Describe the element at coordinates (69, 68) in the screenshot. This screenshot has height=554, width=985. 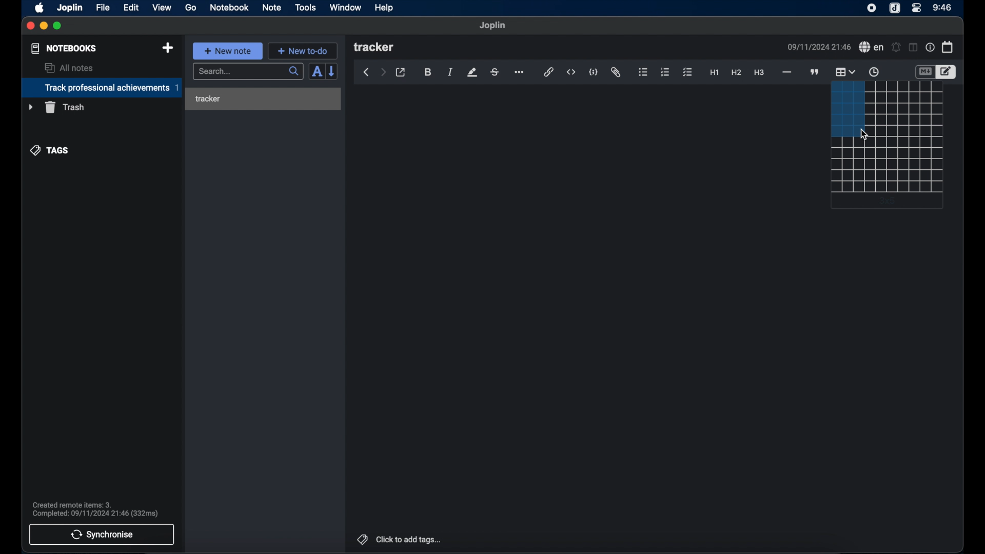
I see `all  notes` at that location.